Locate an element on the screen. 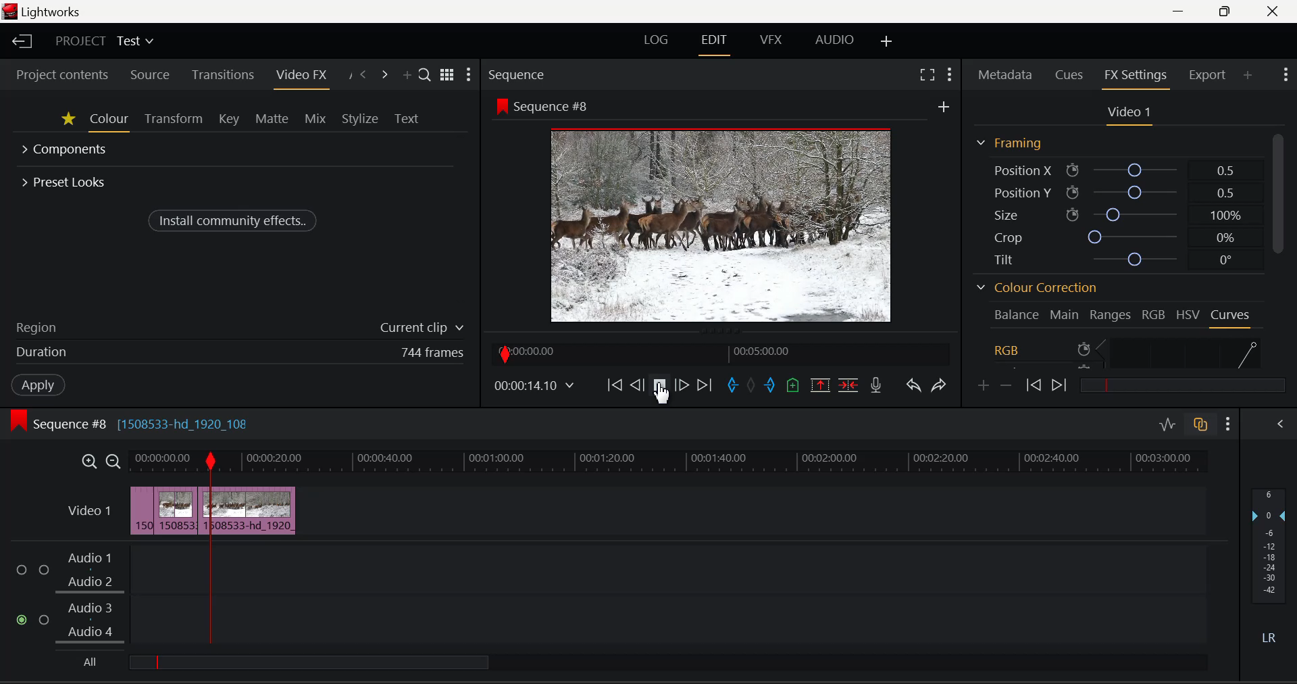 The width and height of the screenshot is (1297, 684). Timeline Zoom Out is located at coordinates (112, 462).